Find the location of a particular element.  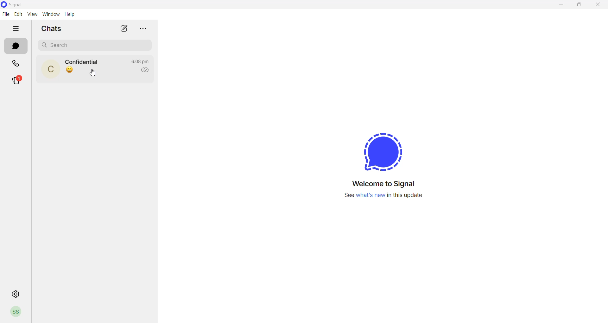

window is located at coordinates (50, 14).